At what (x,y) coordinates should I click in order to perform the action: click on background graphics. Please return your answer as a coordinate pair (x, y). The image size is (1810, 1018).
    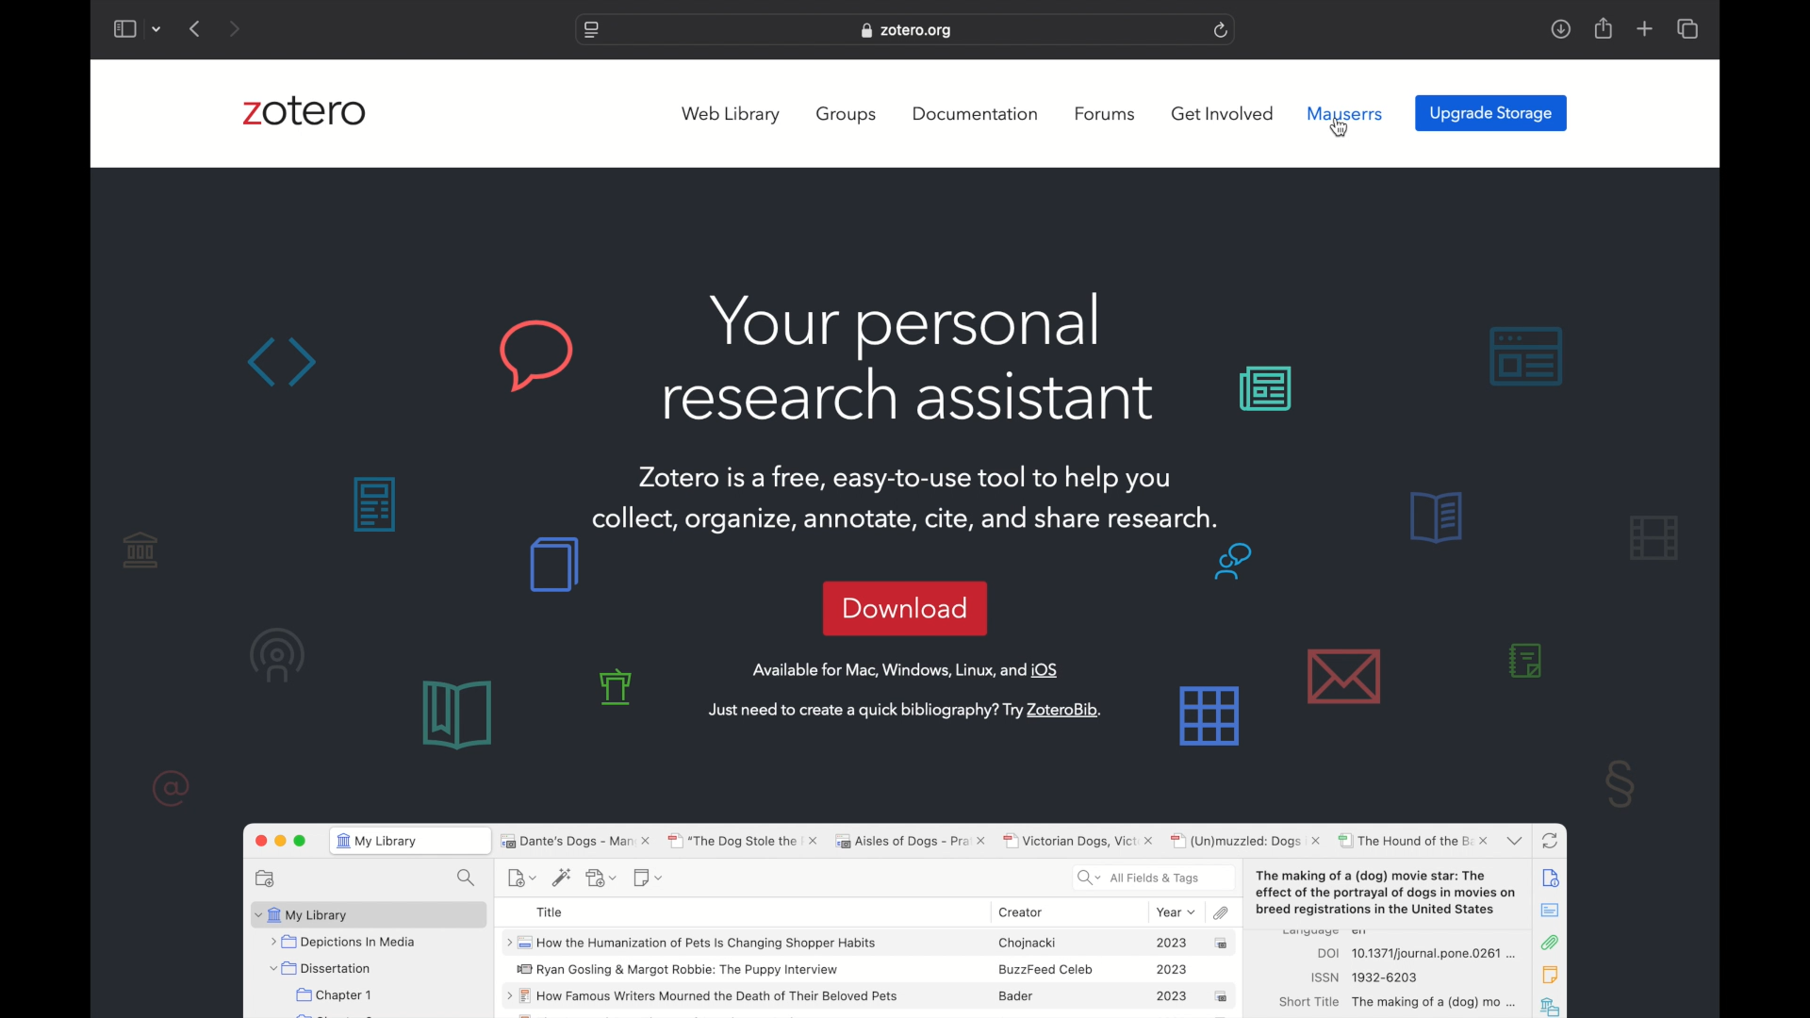
    Looking at the image, I should click on (621, 687).